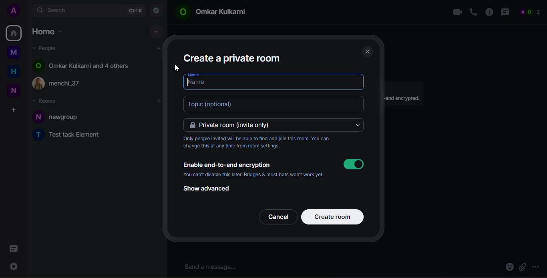 This screenshot has width=547, height=278. I want to click on more, so click(538, 267).